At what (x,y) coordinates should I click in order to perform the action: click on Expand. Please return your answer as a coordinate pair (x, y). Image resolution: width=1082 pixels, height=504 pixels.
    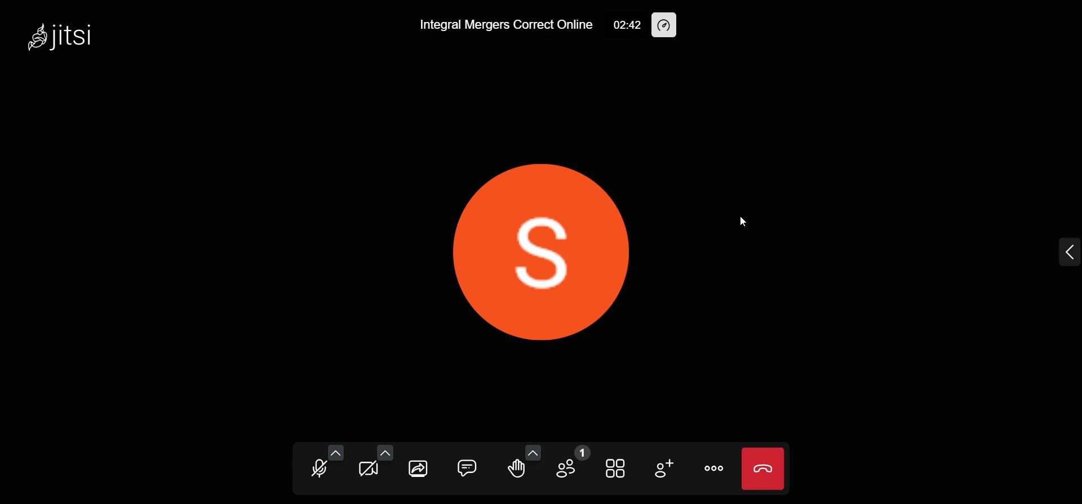
    Looking at the image, I should click on (1052, 254).